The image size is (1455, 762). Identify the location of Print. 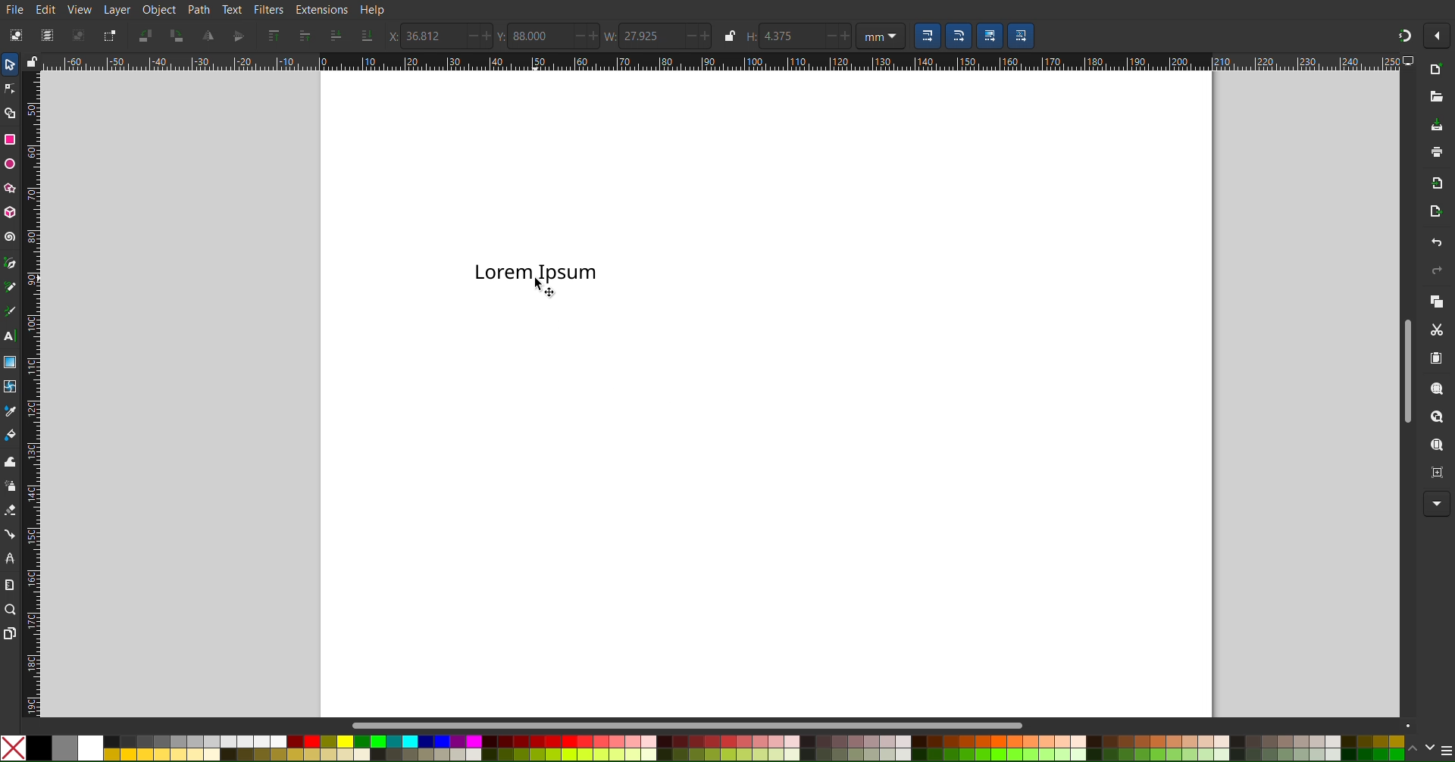
(1436, 151).